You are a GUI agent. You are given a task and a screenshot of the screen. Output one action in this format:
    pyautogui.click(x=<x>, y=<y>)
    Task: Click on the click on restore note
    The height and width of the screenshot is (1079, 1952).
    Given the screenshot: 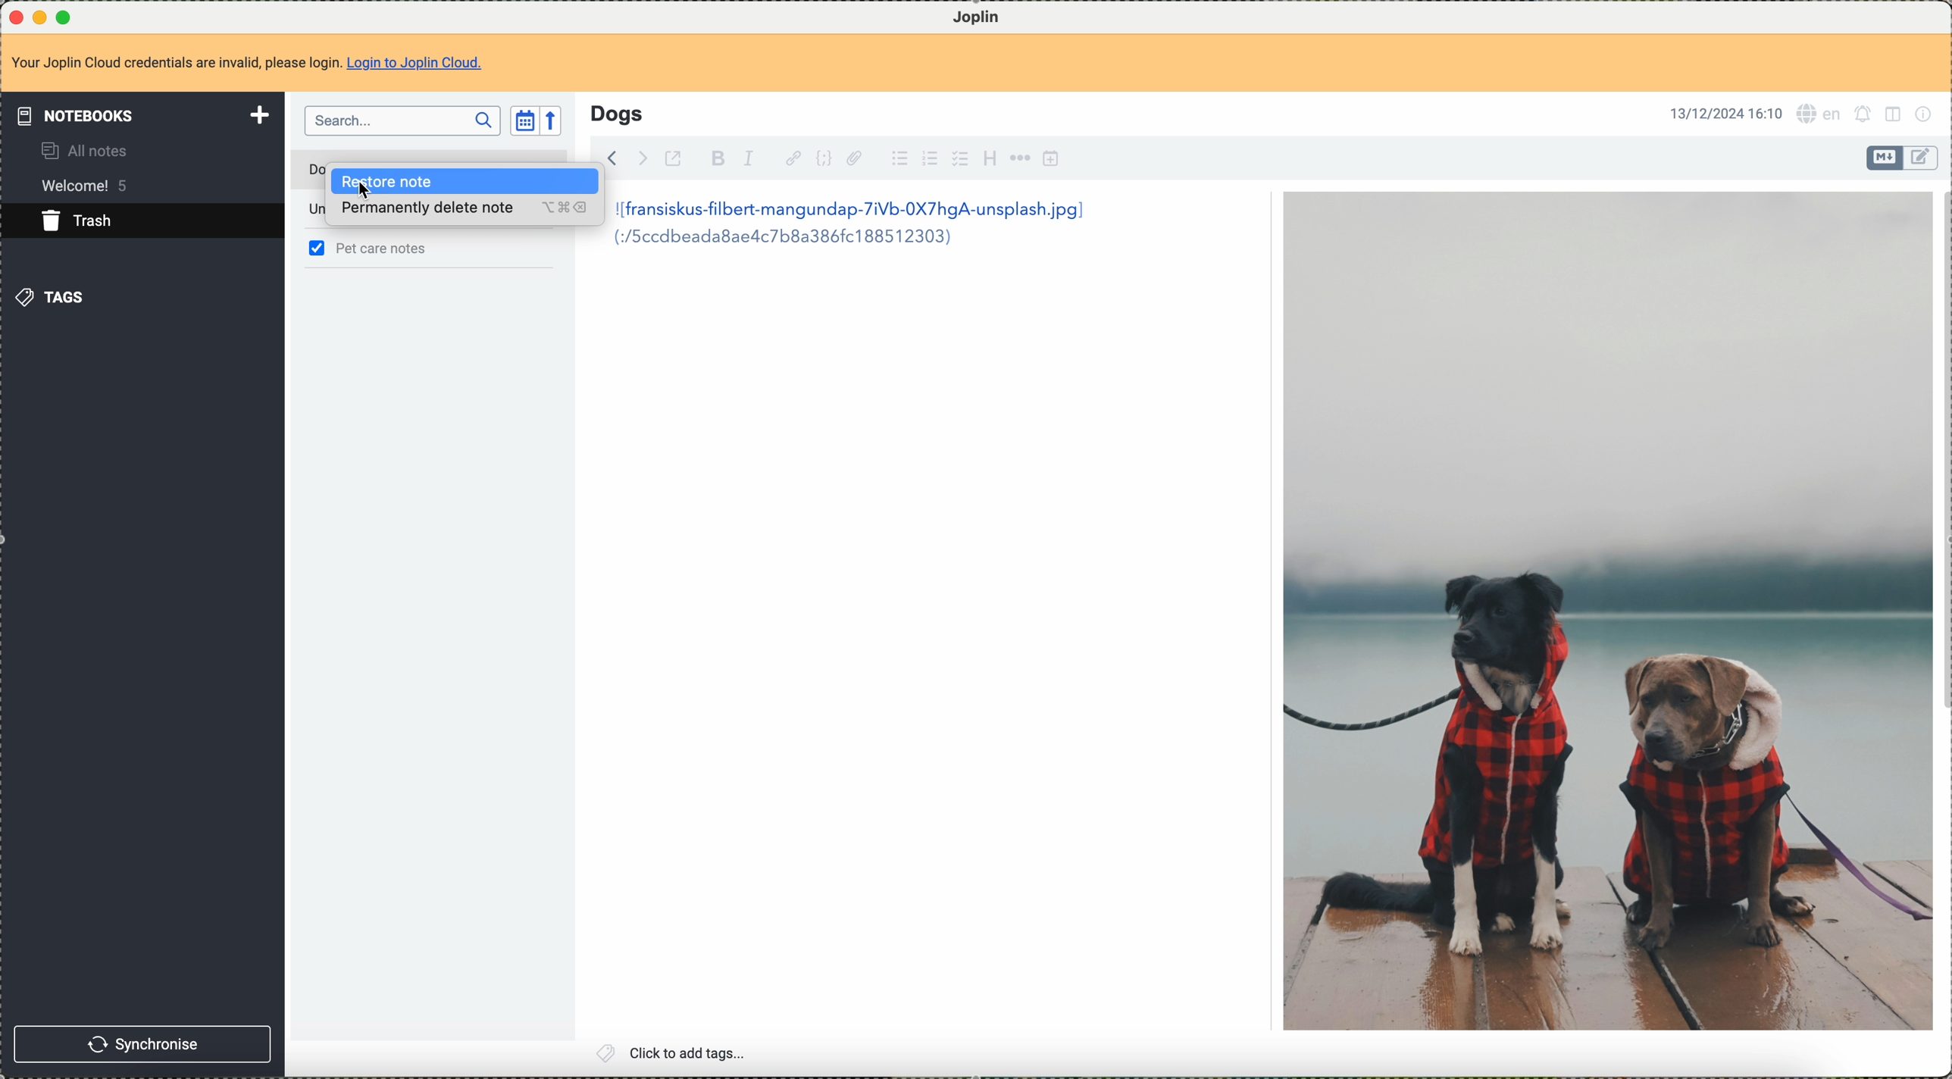 What is the action you would take?
    pyautogui.click(x=464, y=181)
    